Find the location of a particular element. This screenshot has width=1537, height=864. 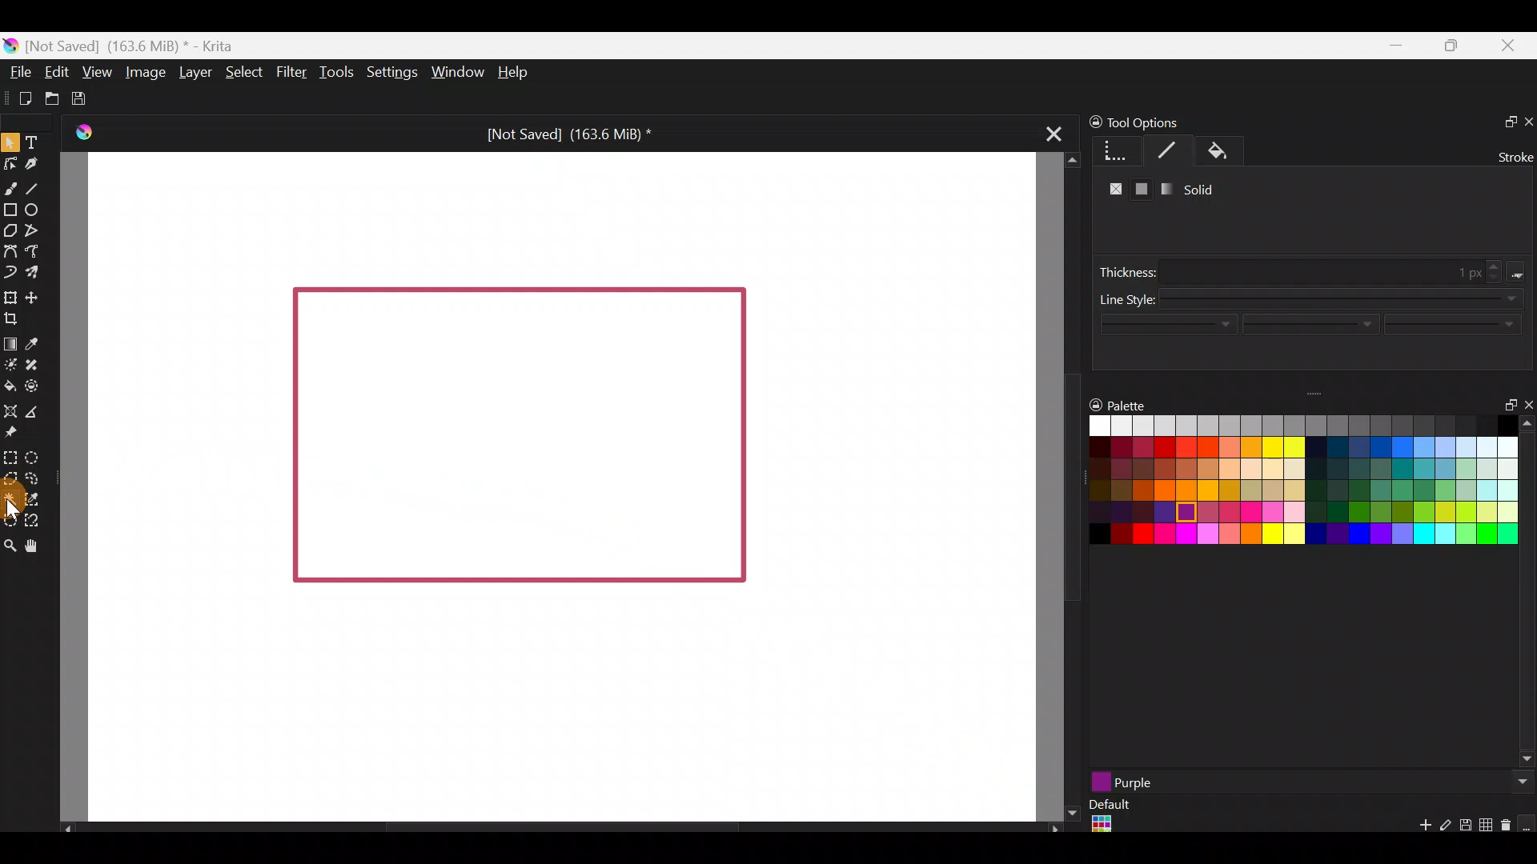

Select is located at coordinates (243, 72).